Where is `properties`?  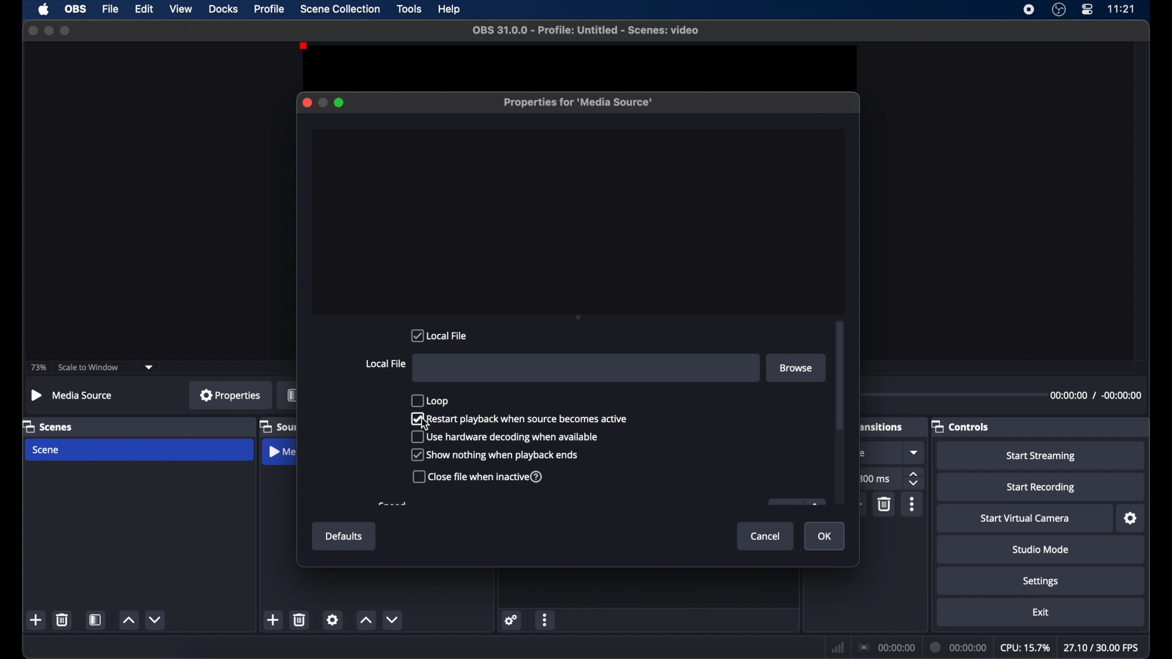 properties is located at coordinates (231, 395).